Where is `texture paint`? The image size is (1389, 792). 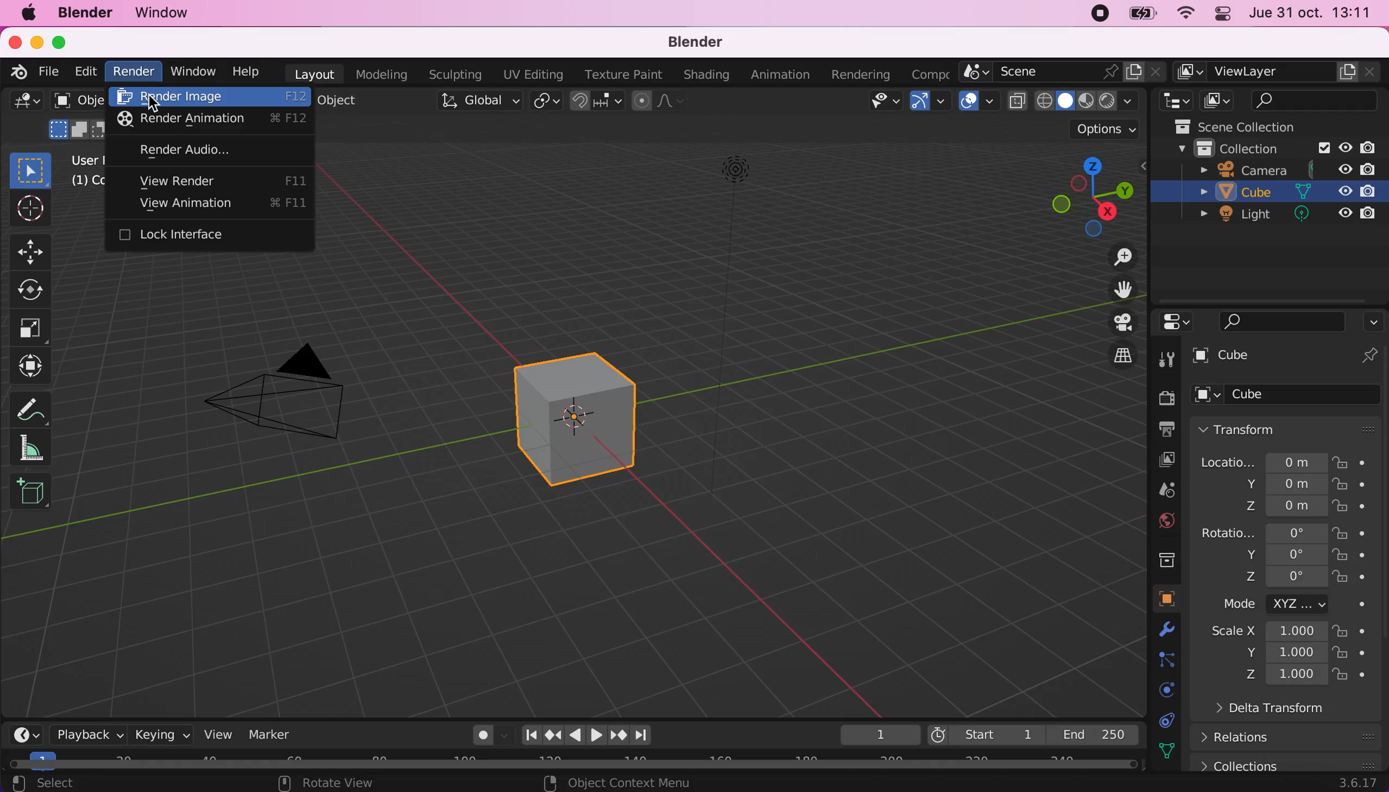 texture paint is located at coordinates (624, 75).